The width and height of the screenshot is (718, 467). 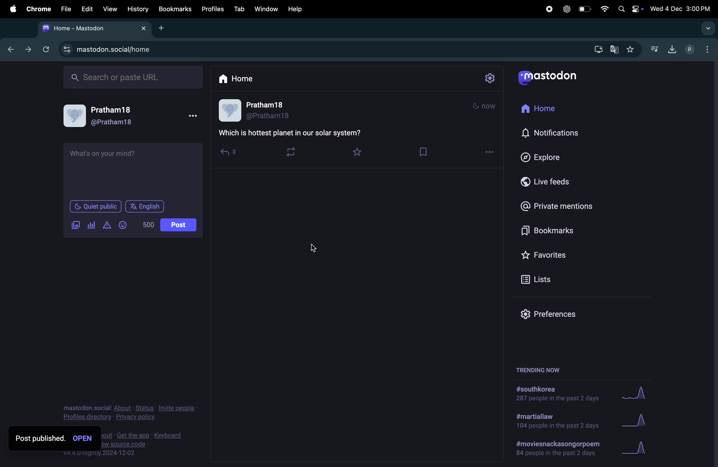 I want to click on Bookmark, so click(x=560, y=230).